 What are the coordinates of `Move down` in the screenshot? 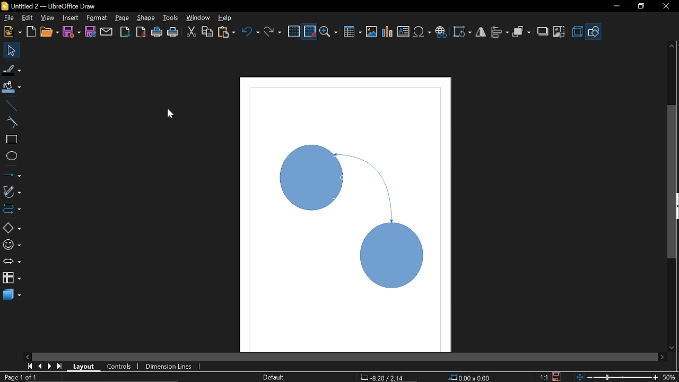 It's located at (674, 350).